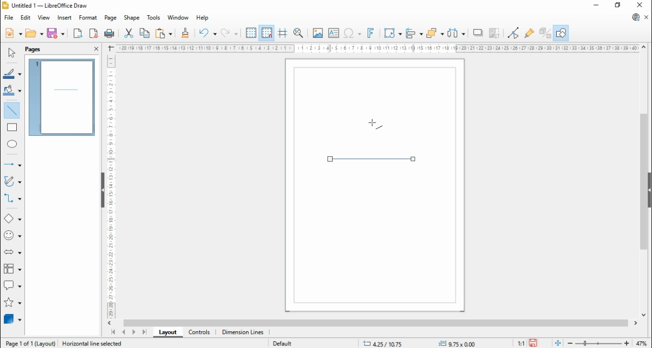  I want to click on scroll bar, so click(643, 182).